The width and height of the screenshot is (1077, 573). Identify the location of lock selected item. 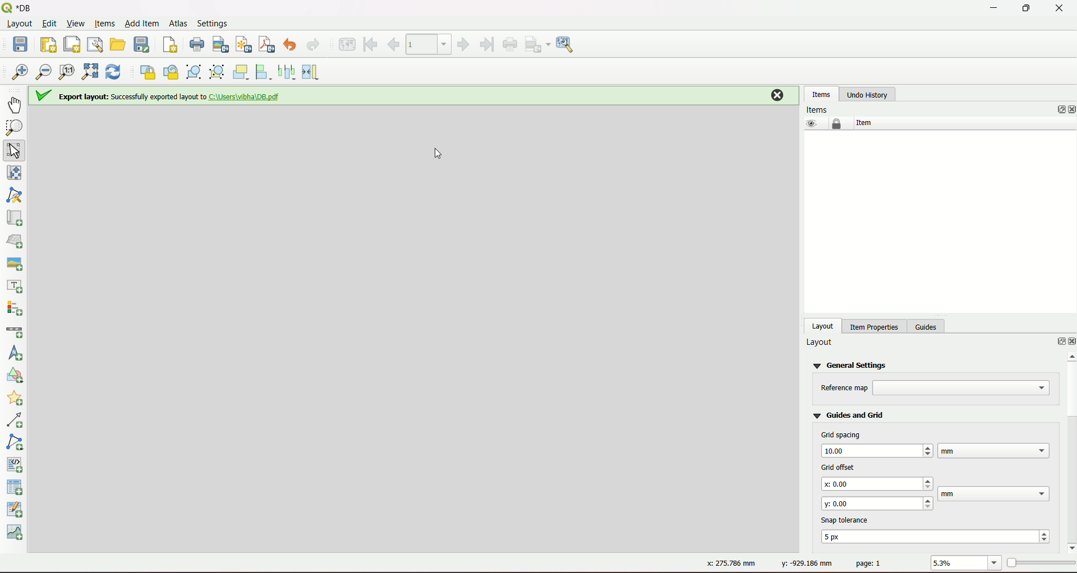
(146, 71).